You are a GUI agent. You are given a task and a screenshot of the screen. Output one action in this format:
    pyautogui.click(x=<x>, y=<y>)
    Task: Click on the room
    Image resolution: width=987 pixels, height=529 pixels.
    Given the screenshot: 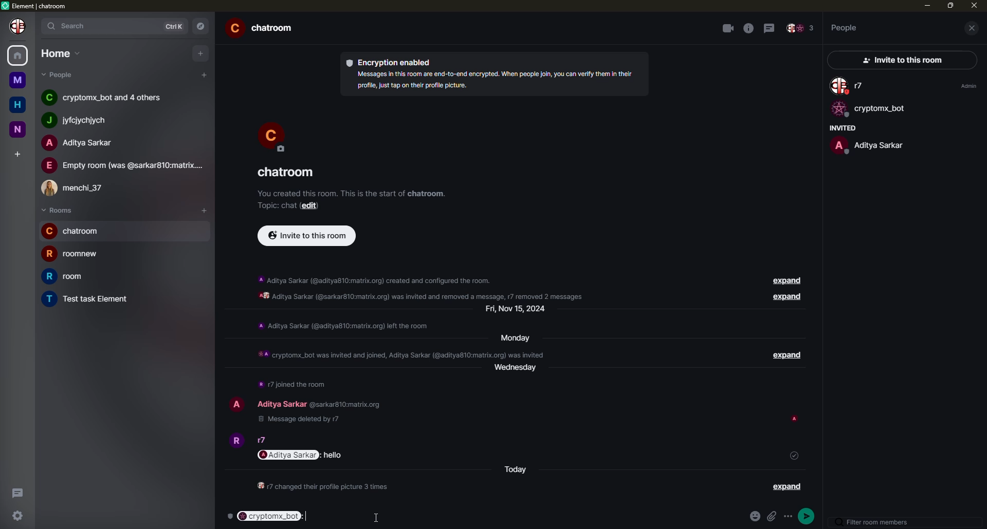 What is the action you would take?
    pyautogui.click(x=75, y=231)
    